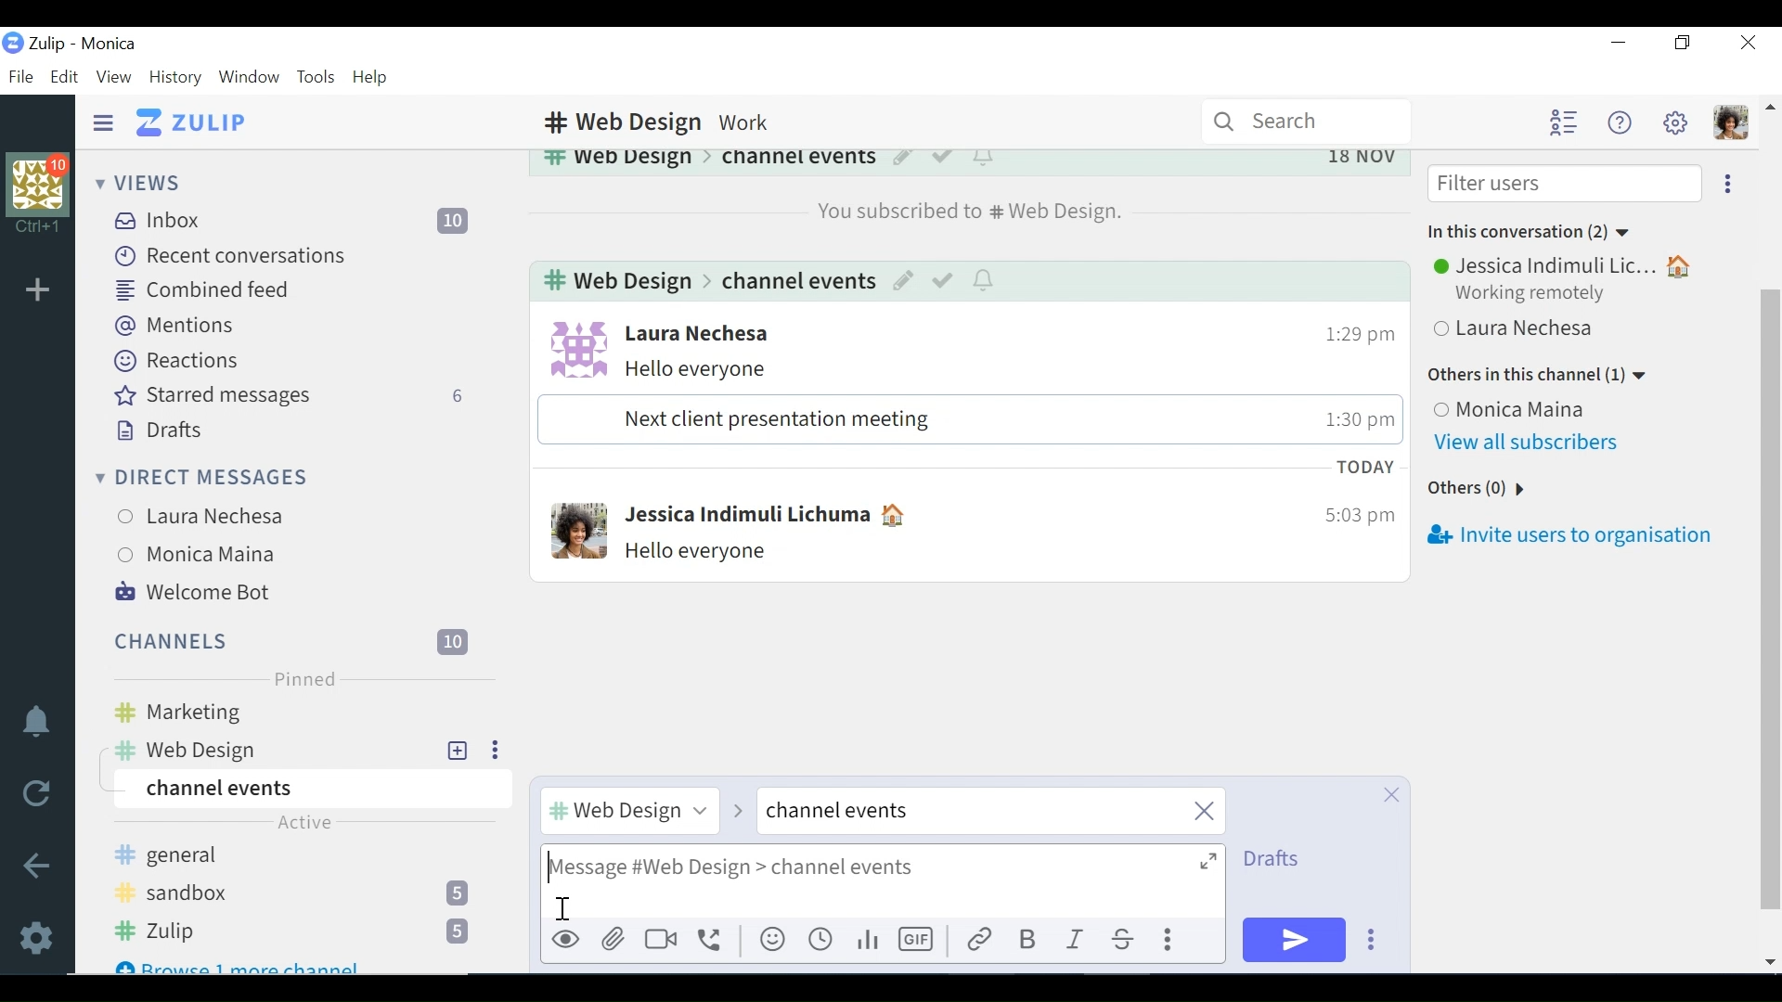 The width and height of the screenshot is (1782, 1002). Describe the element at coordinates (562, 906) in the screenshot. I see `cursor` at that location.